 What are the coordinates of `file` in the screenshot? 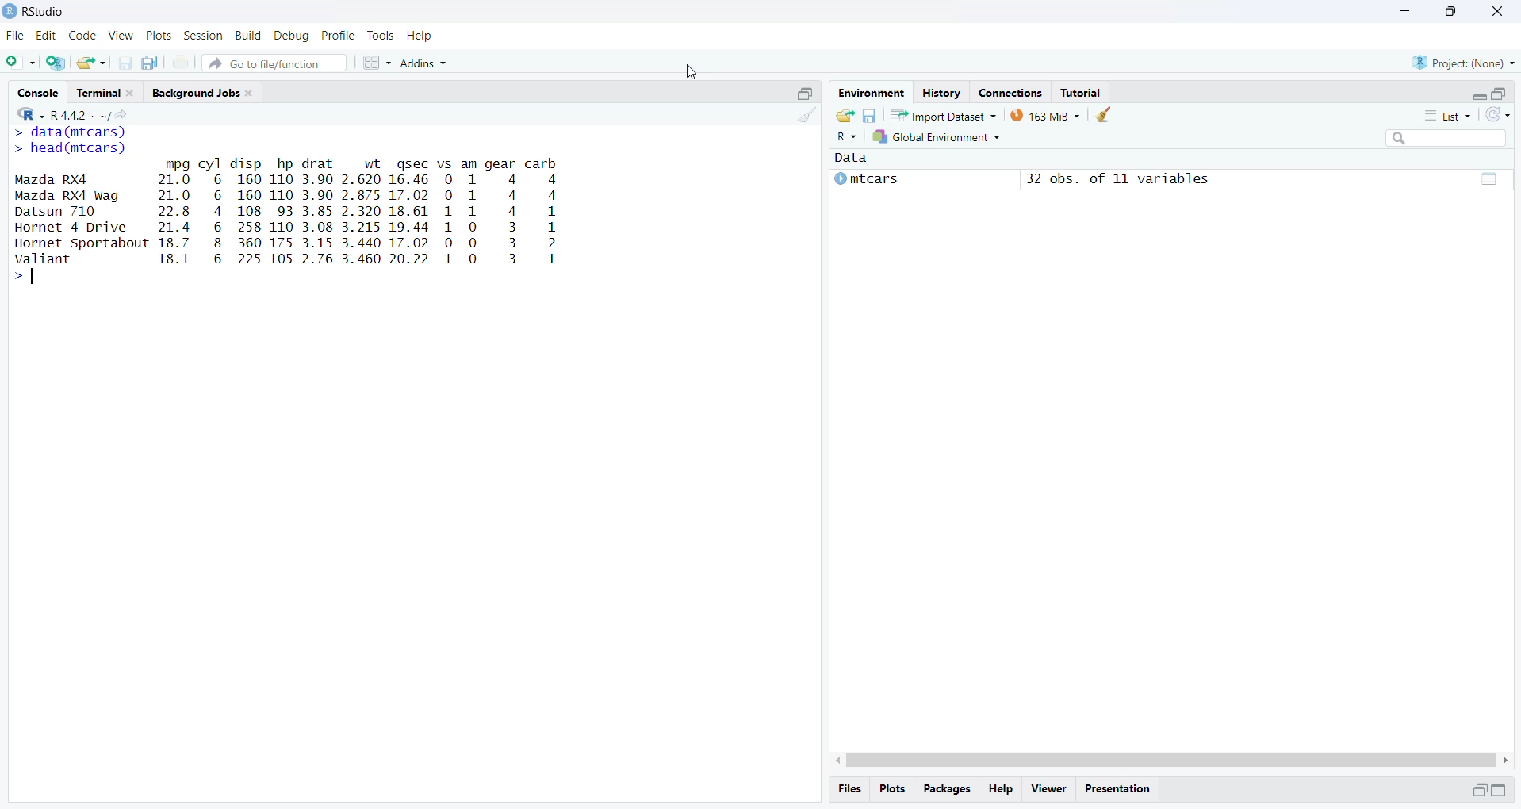 It's located at (17, 36).